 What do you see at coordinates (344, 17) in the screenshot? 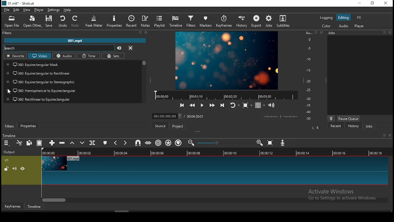
I see `editing` at bounding box center [344, 17].